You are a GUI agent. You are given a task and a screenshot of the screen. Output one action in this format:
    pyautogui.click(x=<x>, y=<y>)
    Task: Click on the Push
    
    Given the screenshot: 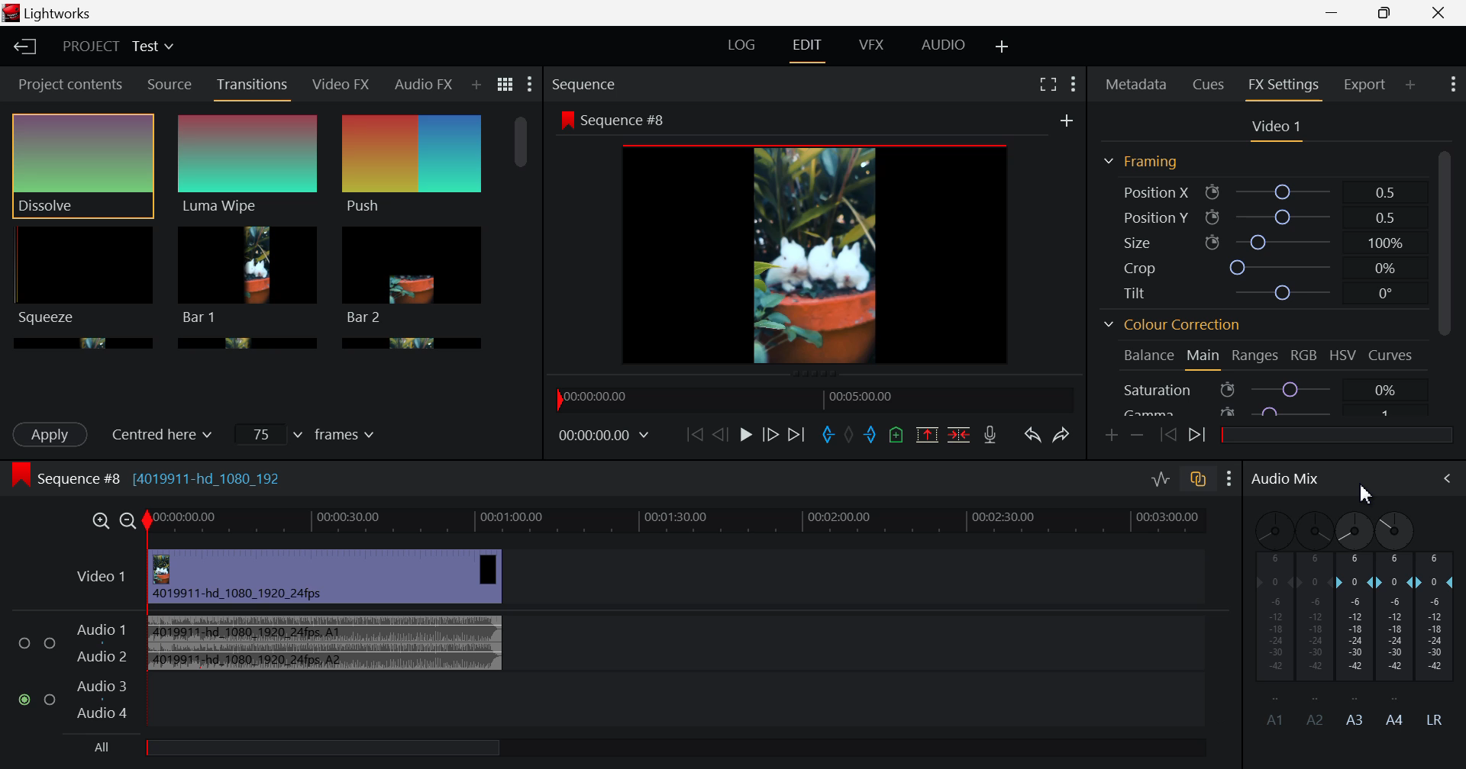 What is the action you would take?
    pyautogui.click(x=413, y=166)
    